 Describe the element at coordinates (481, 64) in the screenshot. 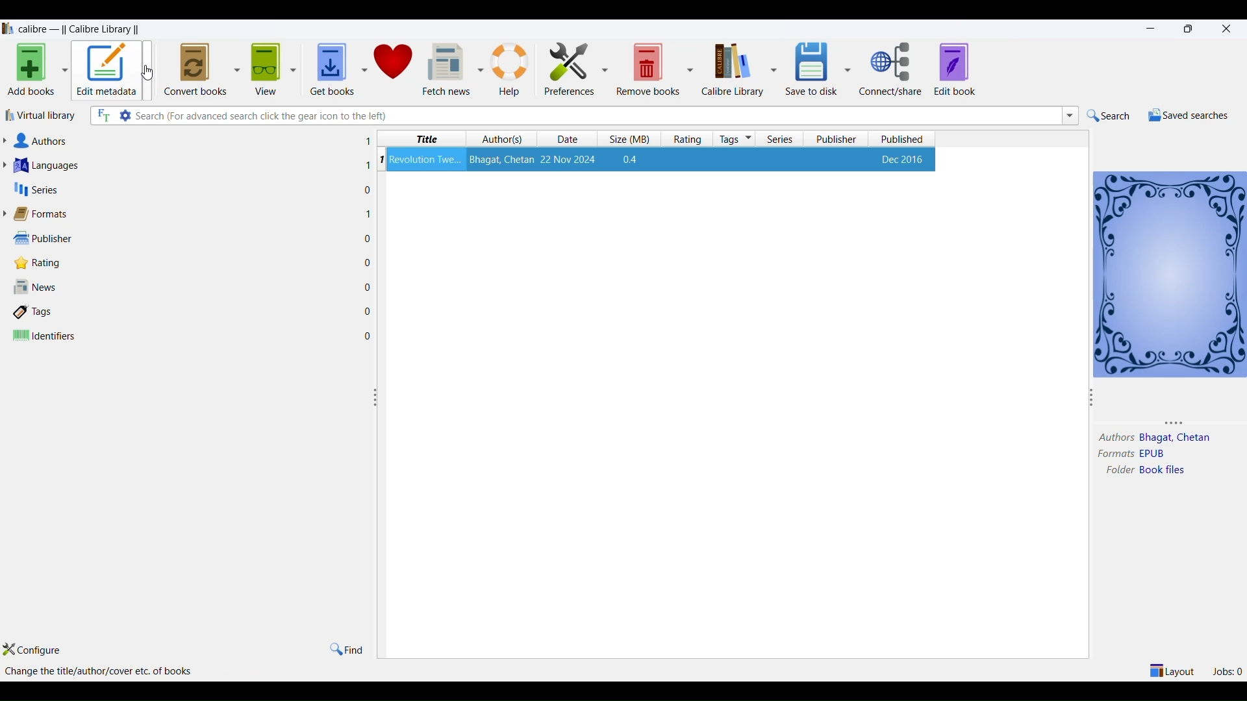

I see `fetch news options dropdown button` at that location.